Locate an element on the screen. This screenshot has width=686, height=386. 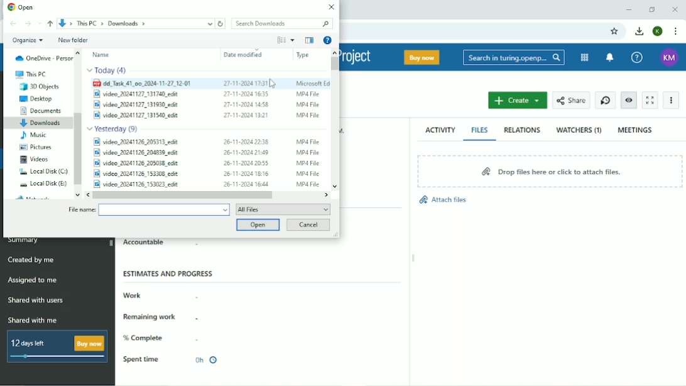
Assigned to me is located at coordinates (33, 280).